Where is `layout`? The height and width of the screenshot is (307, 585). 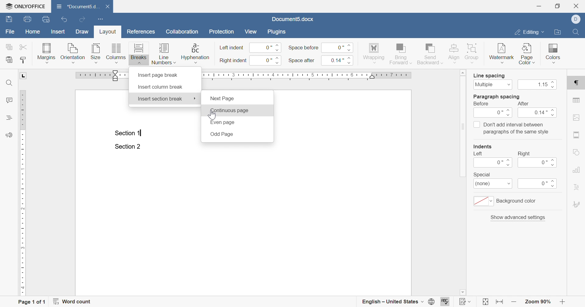 layout is located at coordinates (109, 33).